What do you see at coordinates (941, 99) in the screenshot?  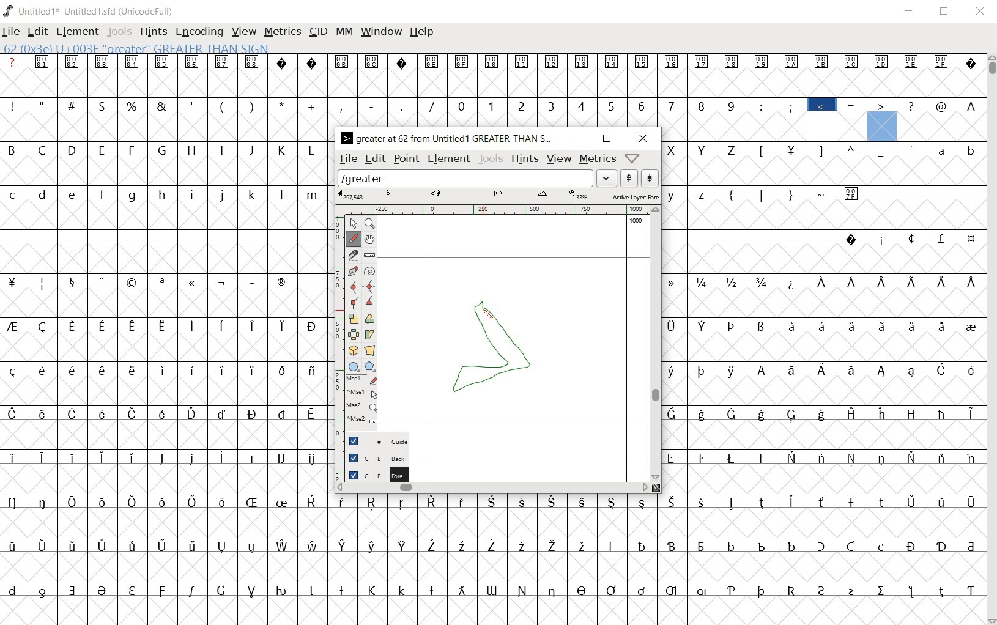 I see `glyps` at bounding box center [941, 99].